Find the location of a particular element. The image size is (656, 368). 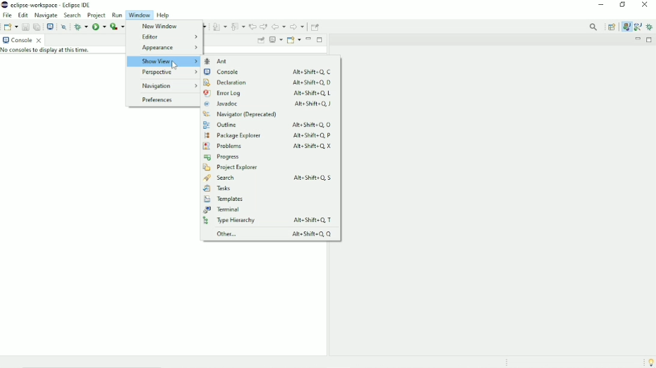

Save all is located at coordinates (36, 26).